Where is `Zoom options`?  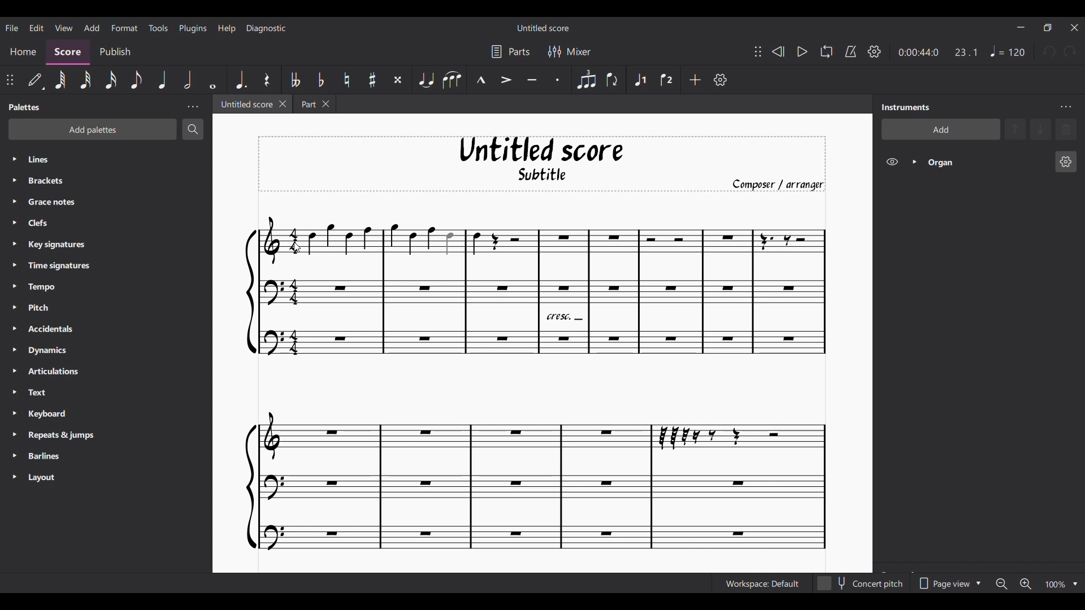 Zoom options is located at coordinates (1075, 585).